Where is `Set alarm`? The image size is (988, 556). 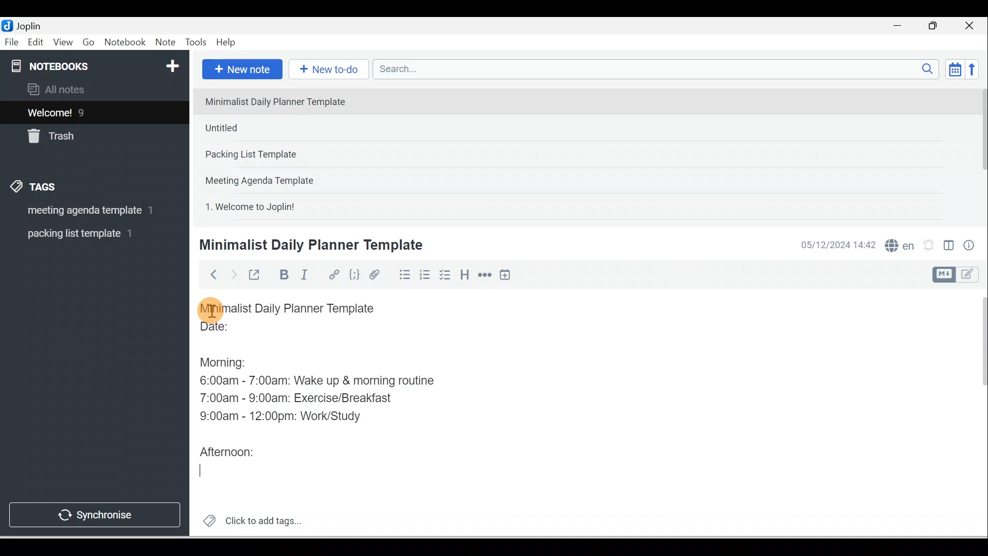
Set alarm is located at coordinates (927, 246).